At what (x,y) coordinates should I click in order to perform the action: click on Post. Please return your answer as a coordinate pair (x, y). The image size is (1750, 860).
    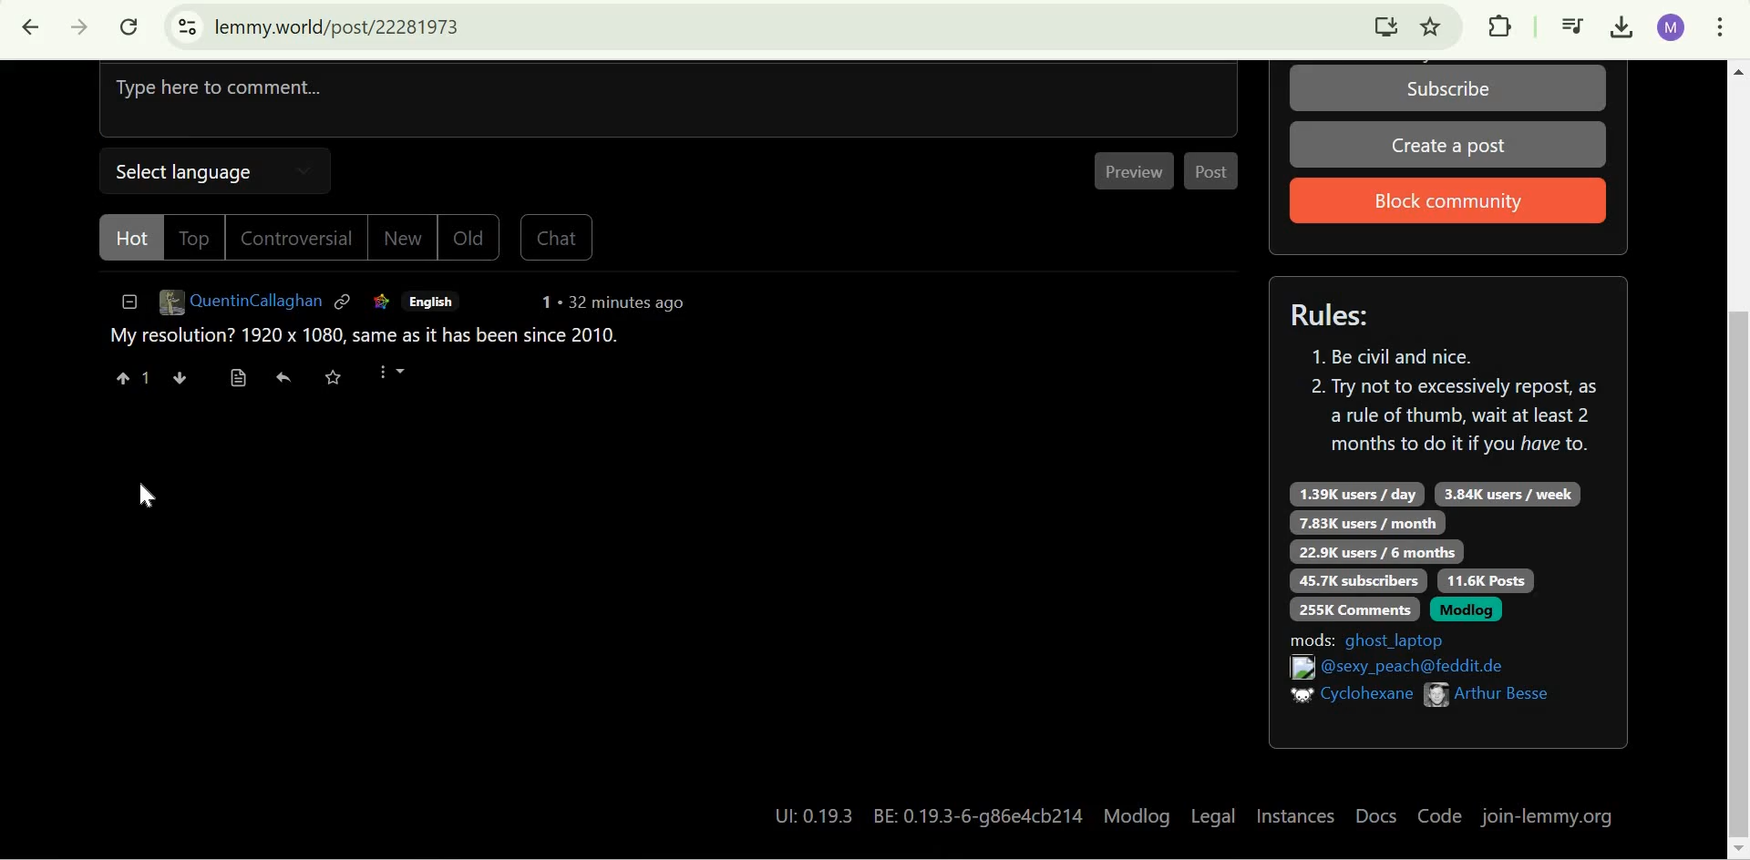
    Looking at the image, I should click on (1212, 173).